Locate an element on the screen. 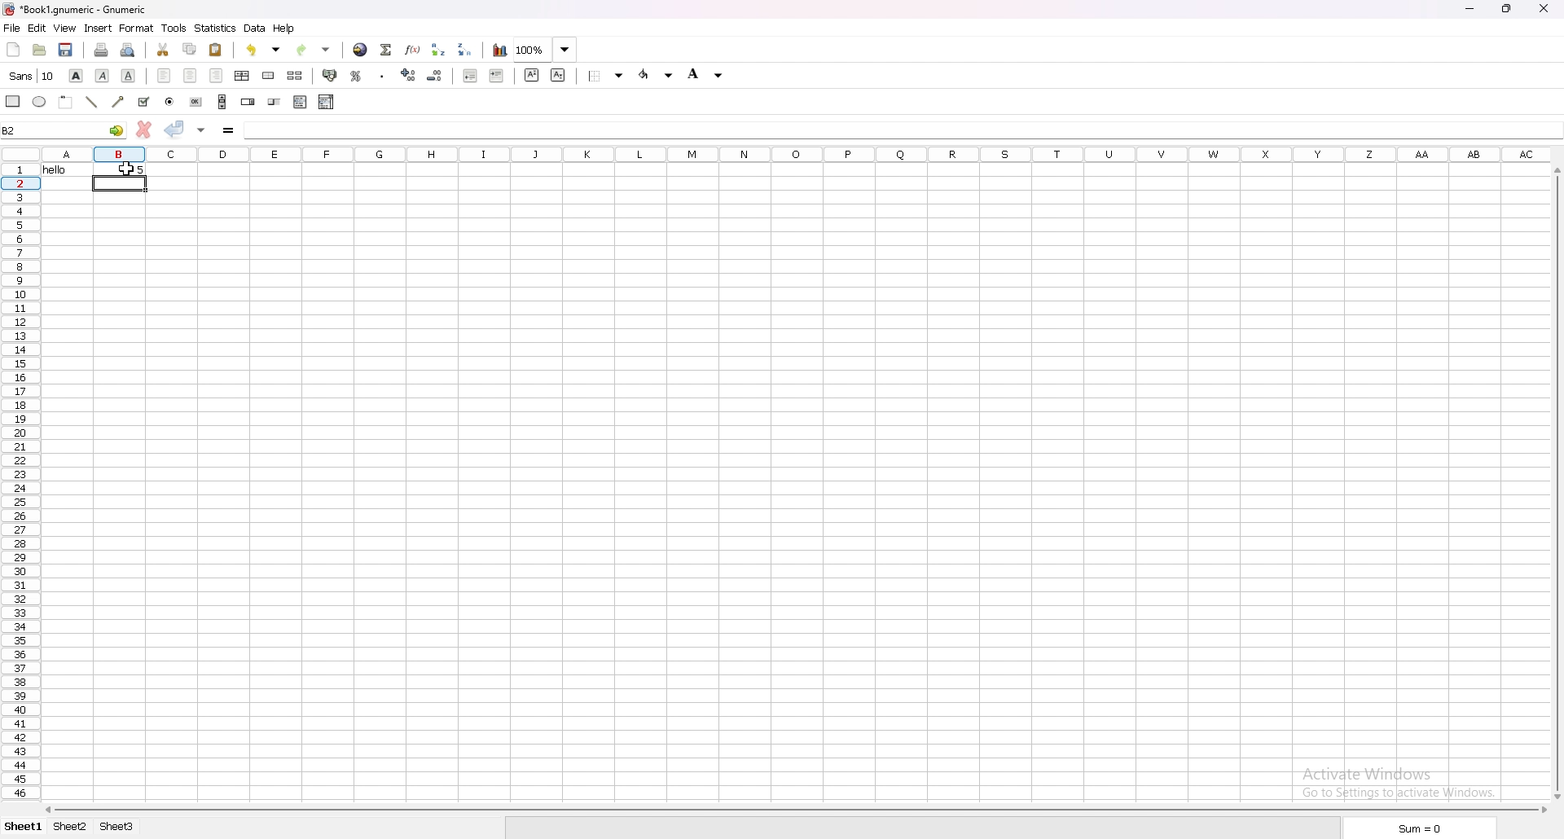 Image resolution: width=1564 pixels, height=839 pixels. function is located at coordinates (413, 49).